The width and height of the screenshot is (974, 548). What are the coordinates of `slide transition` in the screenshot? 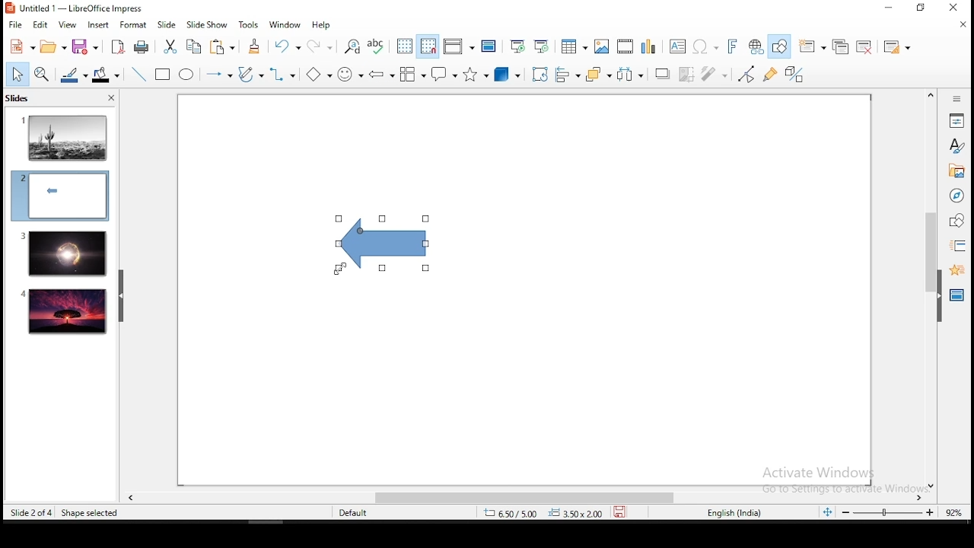 It's located at (957, 247).